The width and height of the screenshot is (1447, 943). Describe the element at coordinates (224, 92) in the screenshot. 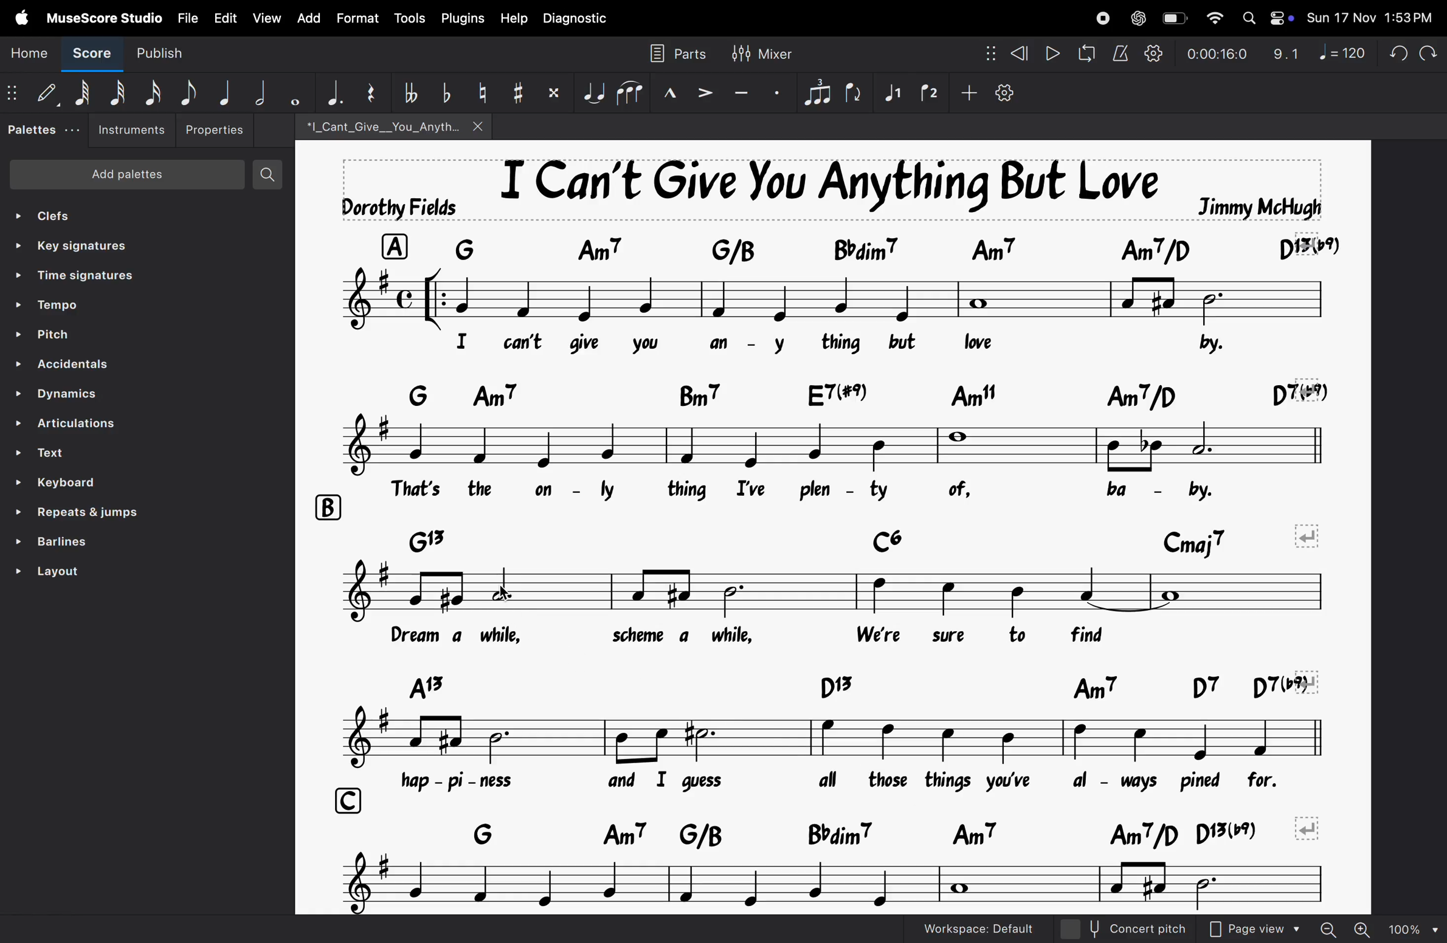

I see `Quarter note ` at that location.